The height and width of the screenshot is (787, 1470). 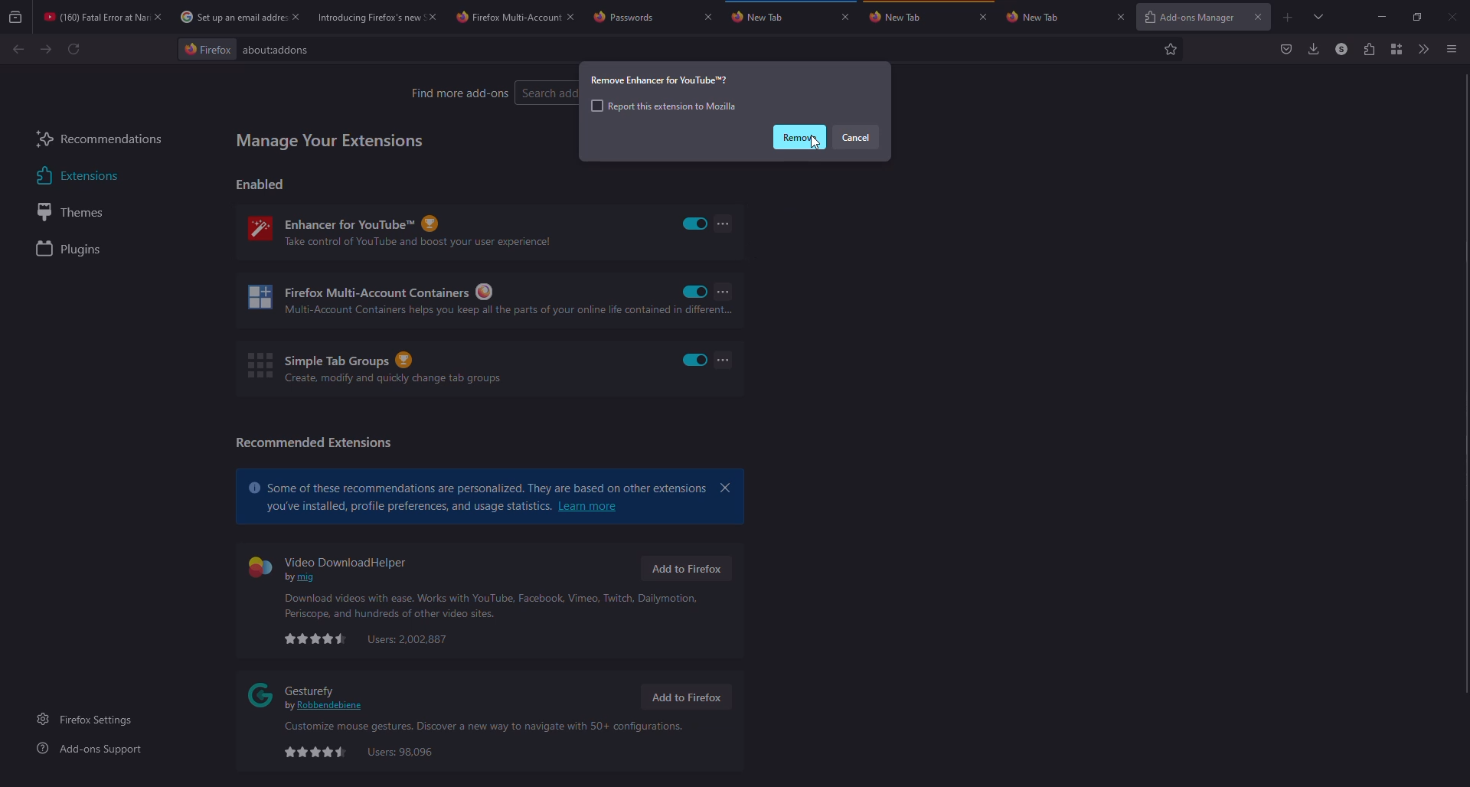 I want to click on cancel, so click(x=855, y=137).